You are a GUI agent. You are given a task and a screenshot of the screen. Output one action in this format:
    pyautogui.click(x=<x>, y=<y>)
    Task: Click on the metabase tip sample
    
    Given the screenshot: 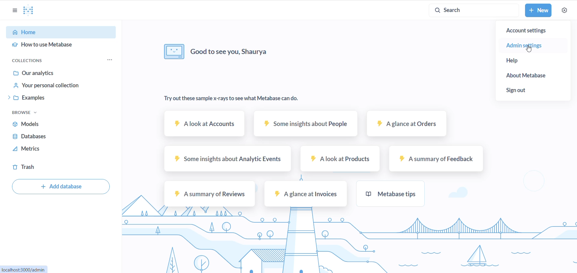 What is the action you would take?
    pyautogui.click(x=388, y=194)
    